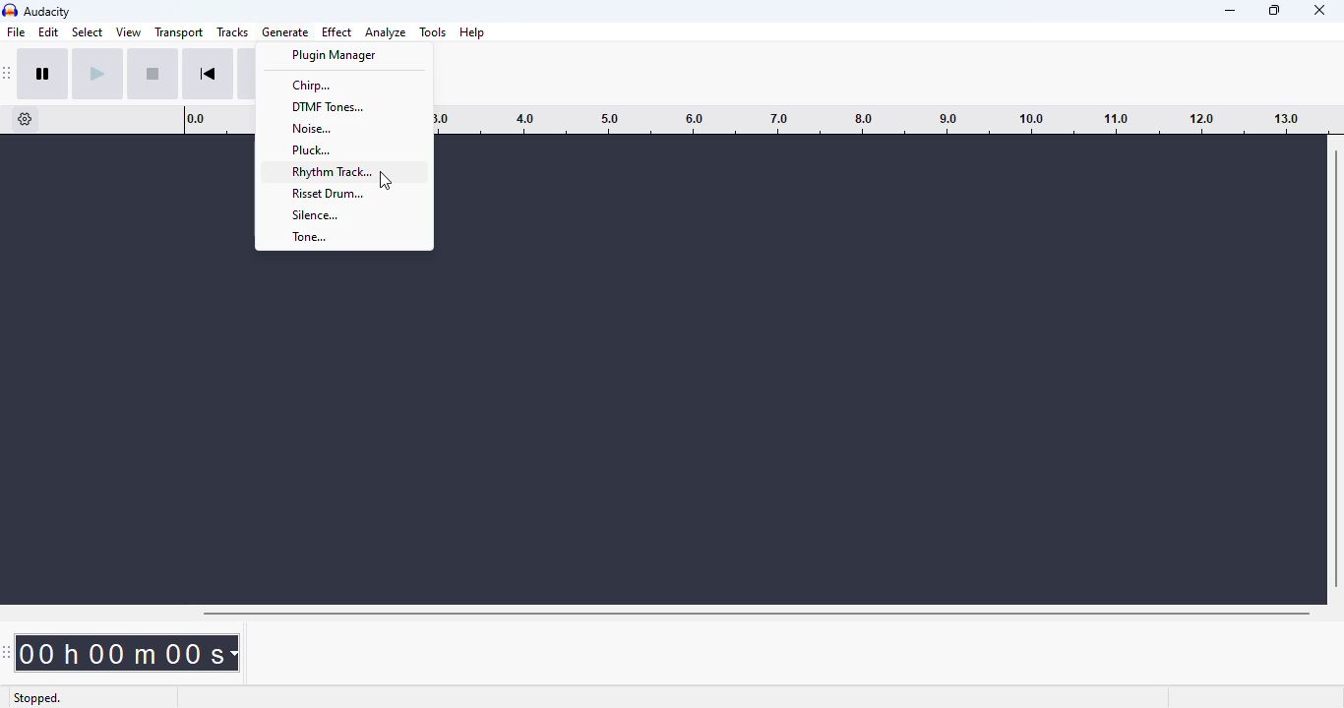 Image resolution: width=1344 pixels, height=708 pixels. I want to click on logo, so click(10, 10).